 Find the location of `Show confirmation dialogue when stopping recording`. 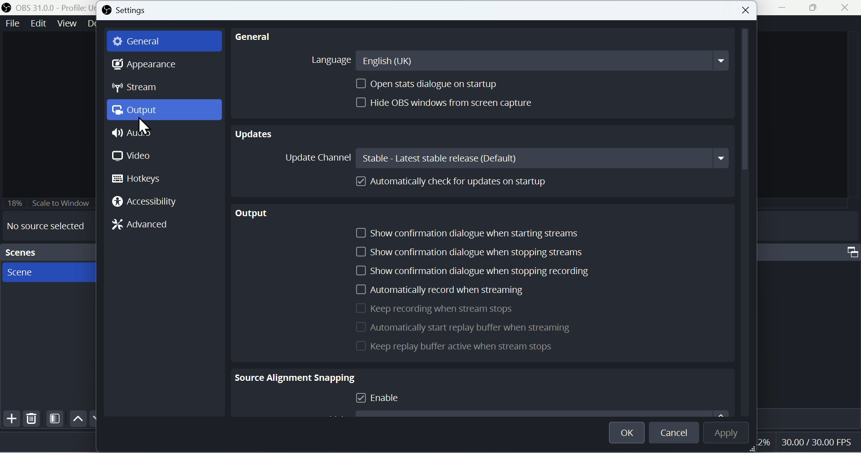

Show confirmation dialogue when stopping recording is located at coordinates (472, 270).